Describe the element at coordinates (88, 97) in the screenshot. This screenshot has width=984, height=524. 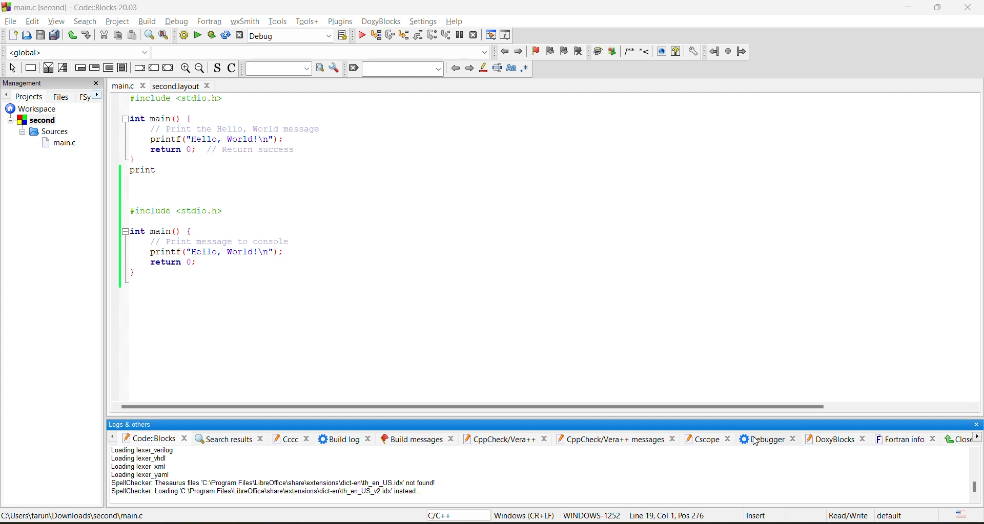
I see `FSy next` at that location.